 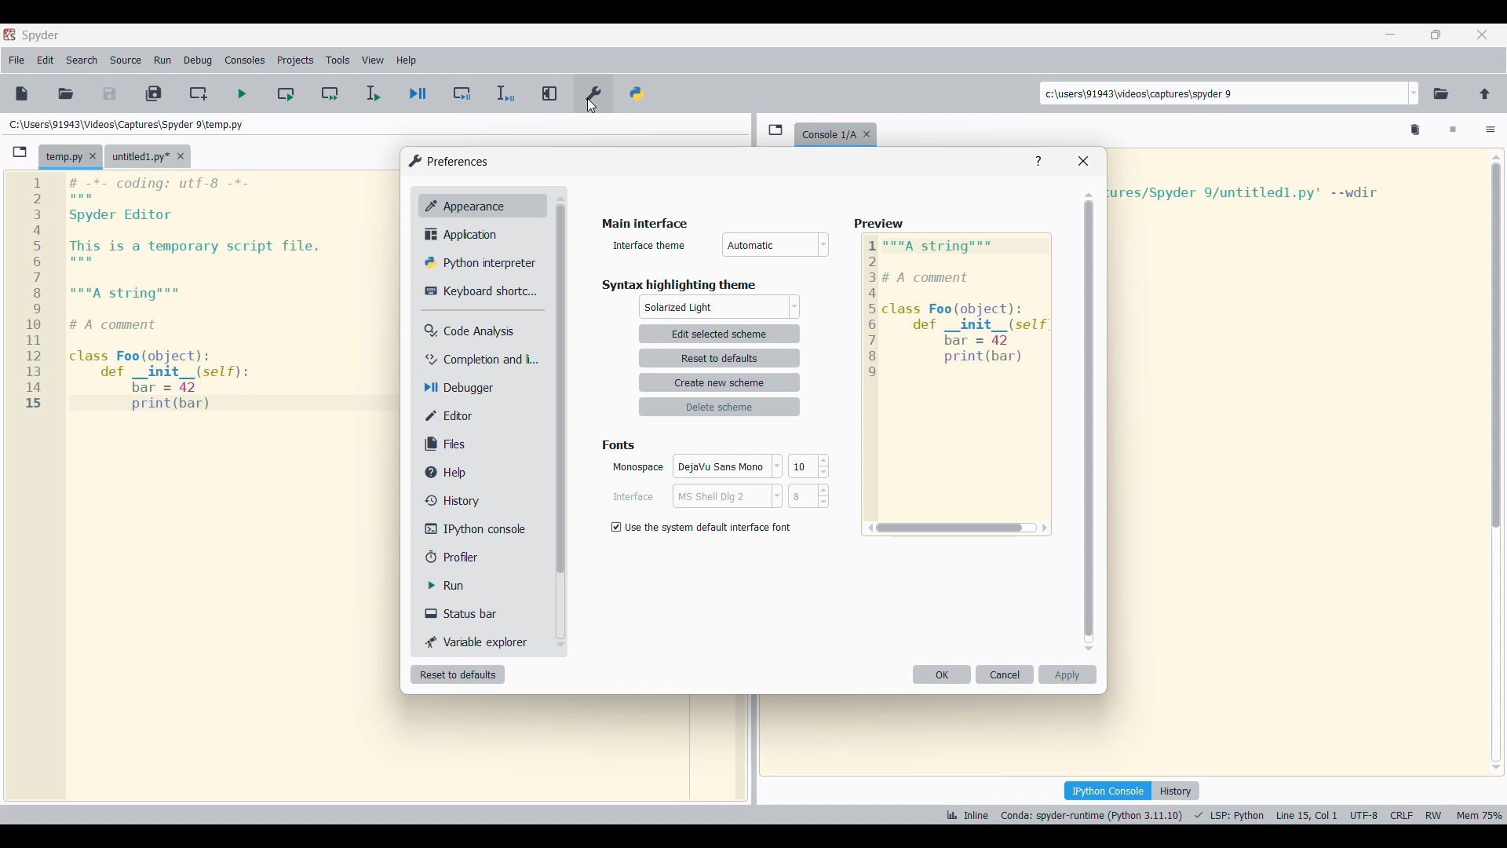 I want to click on Software name, so click(x=41, y=35).